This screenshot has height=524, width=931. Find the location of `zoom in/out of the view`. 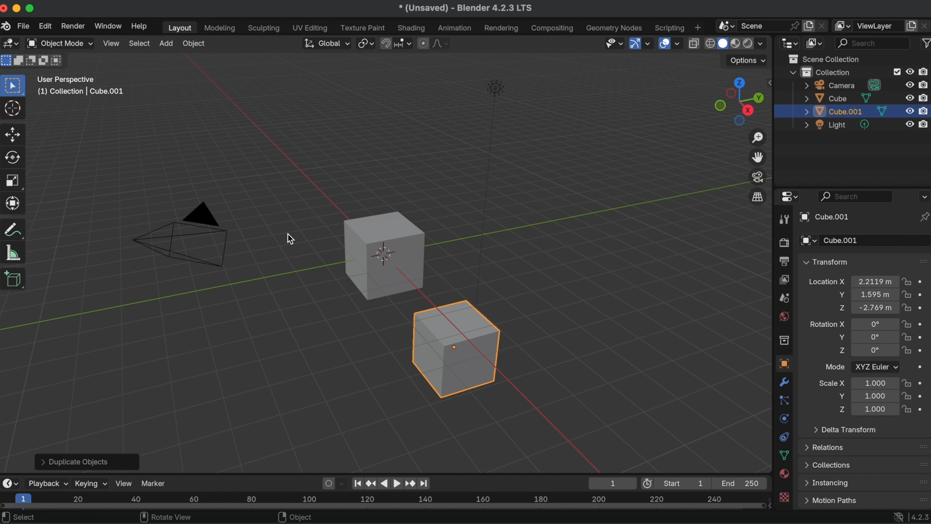

zoom in/out of the view is located at coordinates (759, 138).